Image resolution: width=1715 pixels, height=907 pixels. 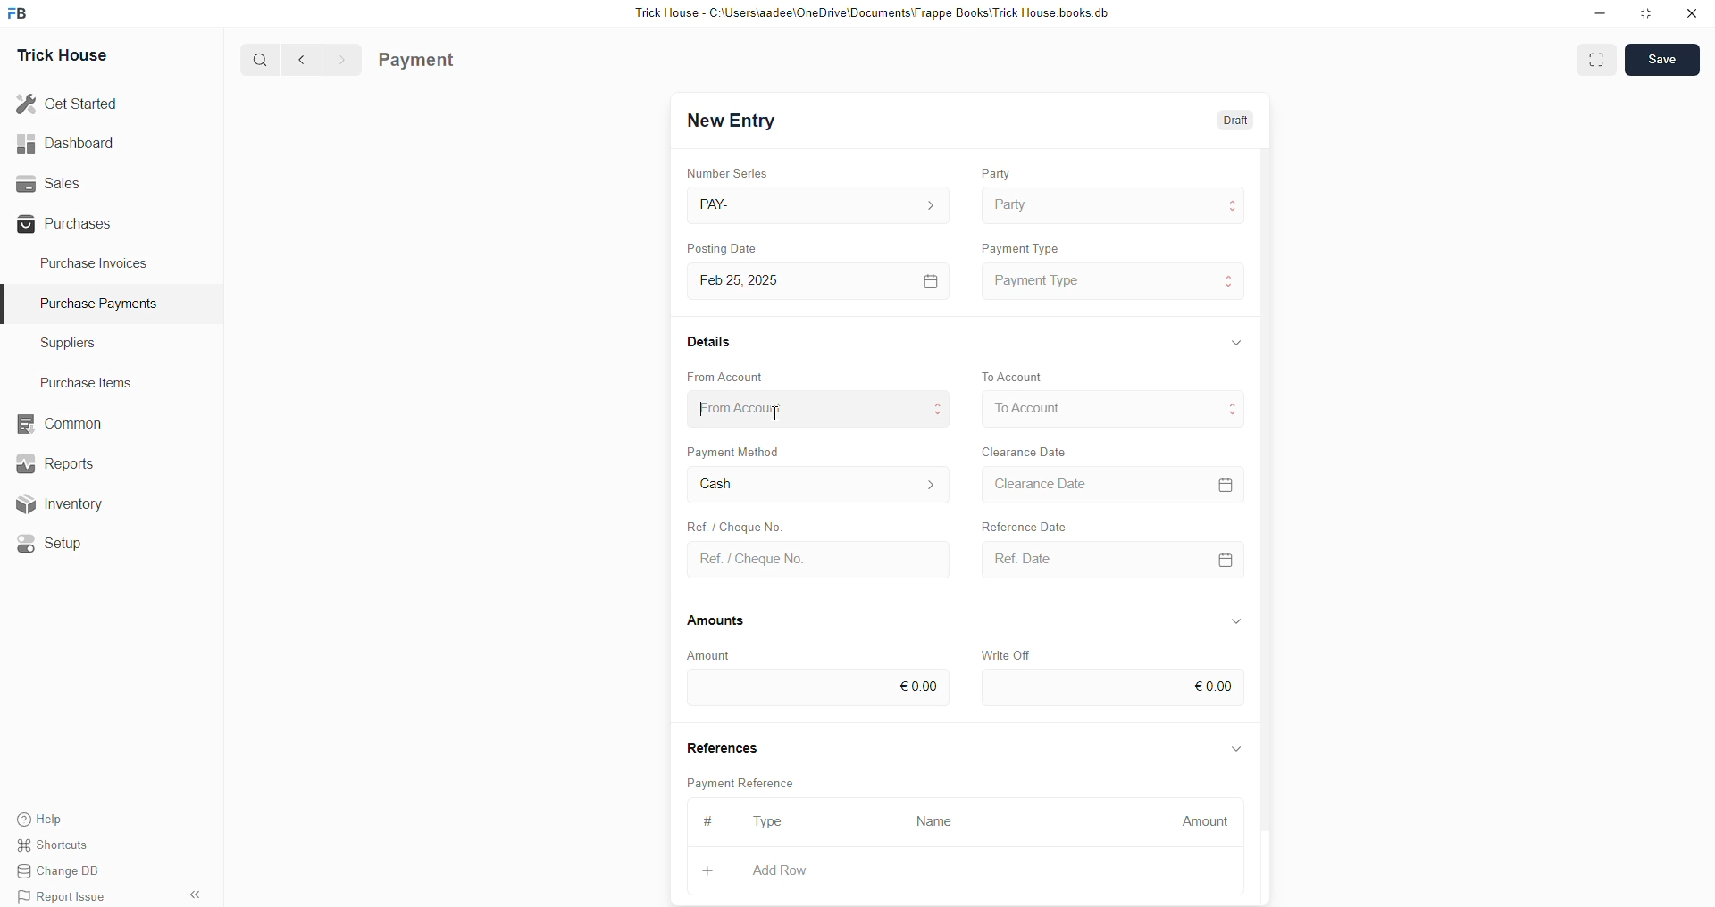 What do you see at coordinates (732, 170) in the screenshot?
I see `Number Series` at bounding box center [732, 170].